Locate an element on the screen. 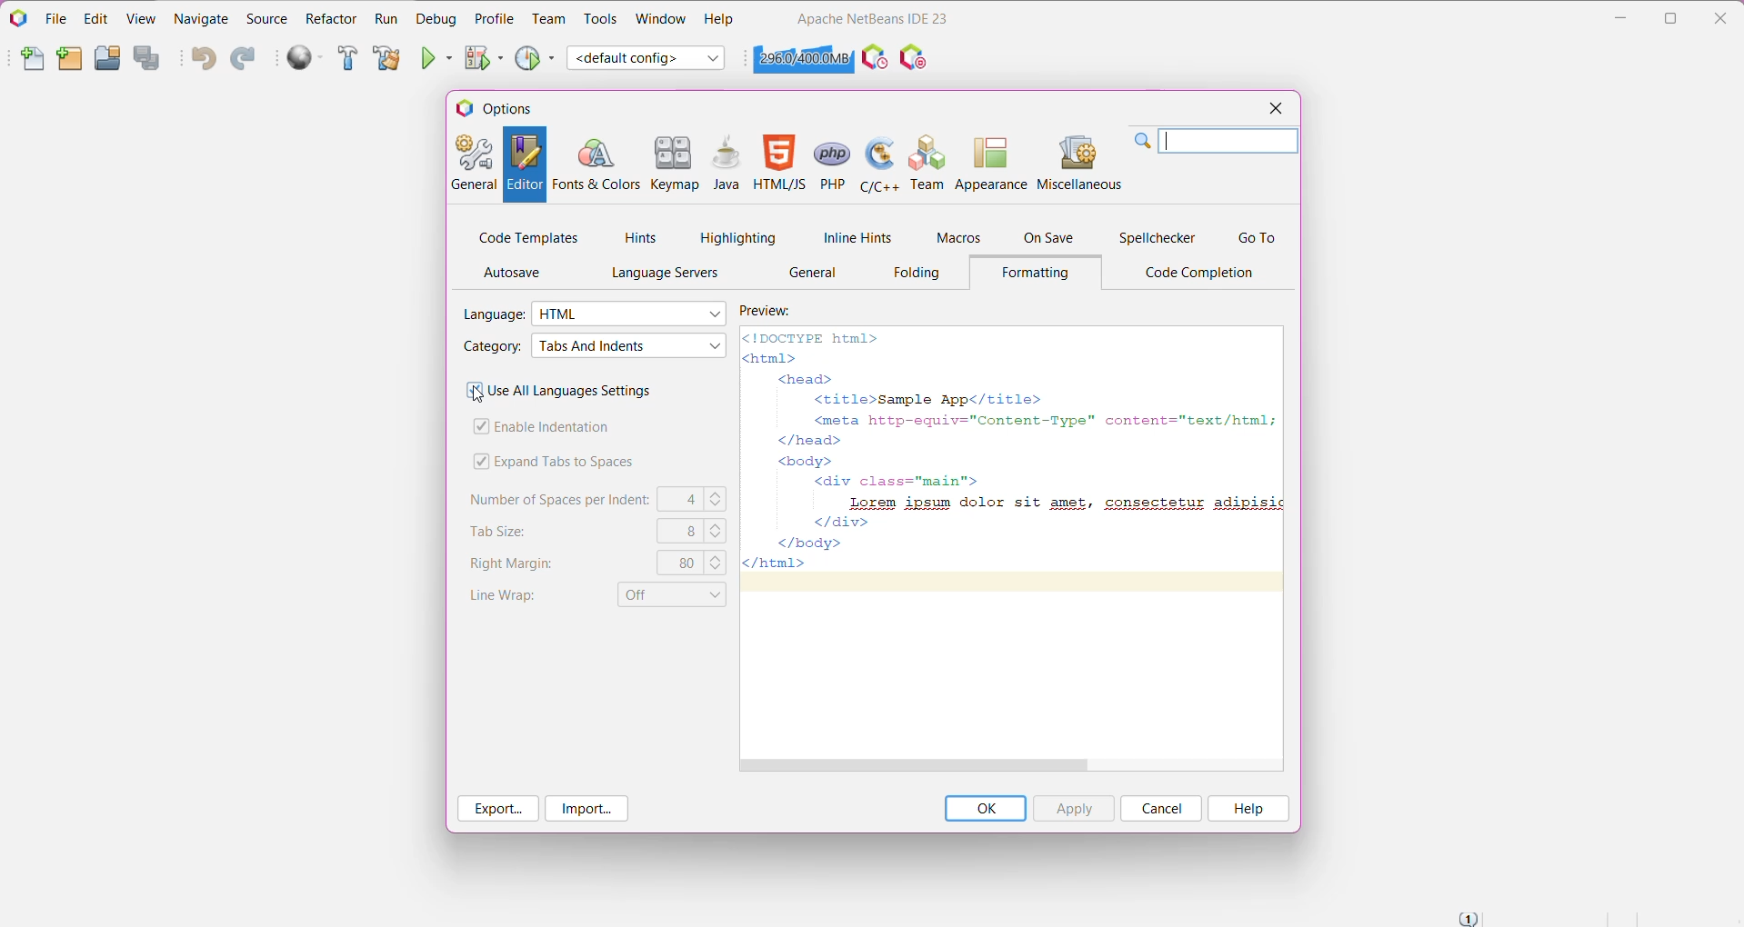  Restore Down is located at coordinates (1673, 18).